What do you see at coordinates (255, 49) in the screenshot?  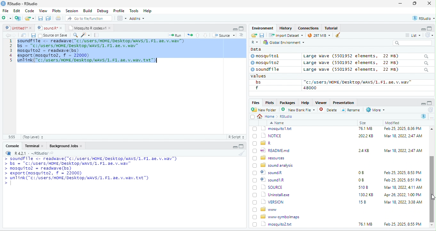 I see `data` at bounding box center [255, 49].